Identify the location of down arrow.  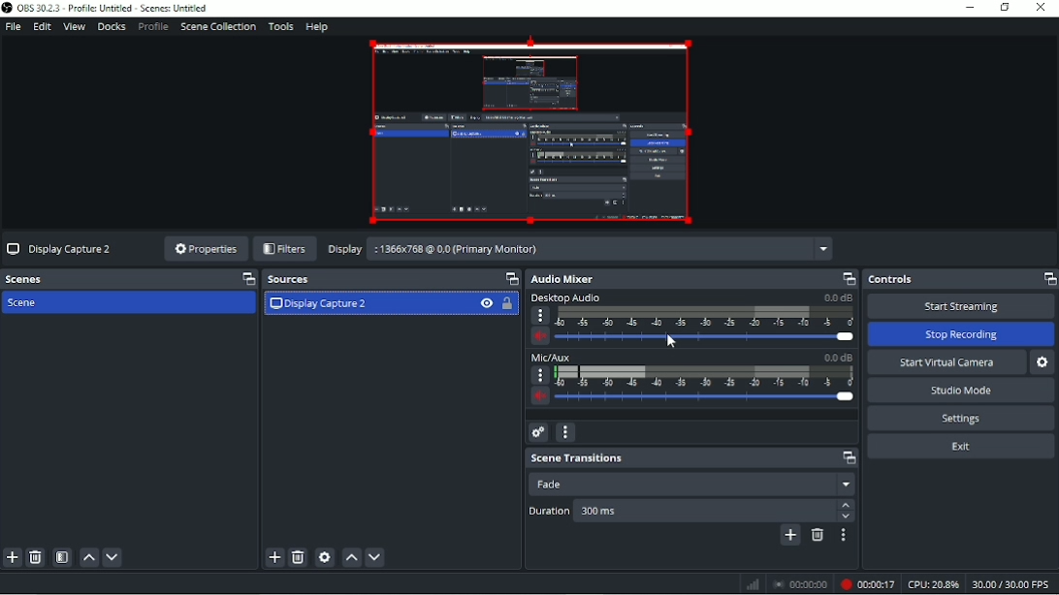
(847, 517).